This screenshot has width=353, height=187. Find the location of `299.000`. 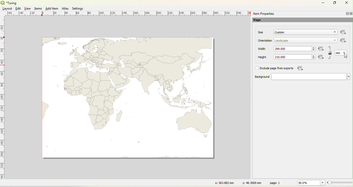

299.000 is located at coordinates (281, 49).